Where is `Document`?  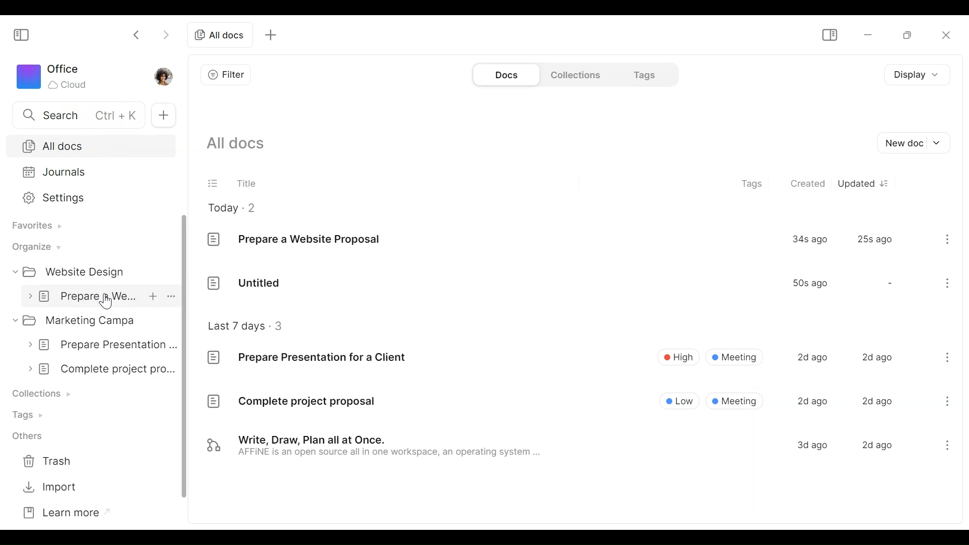 Document is located at coordinates (98, 346).